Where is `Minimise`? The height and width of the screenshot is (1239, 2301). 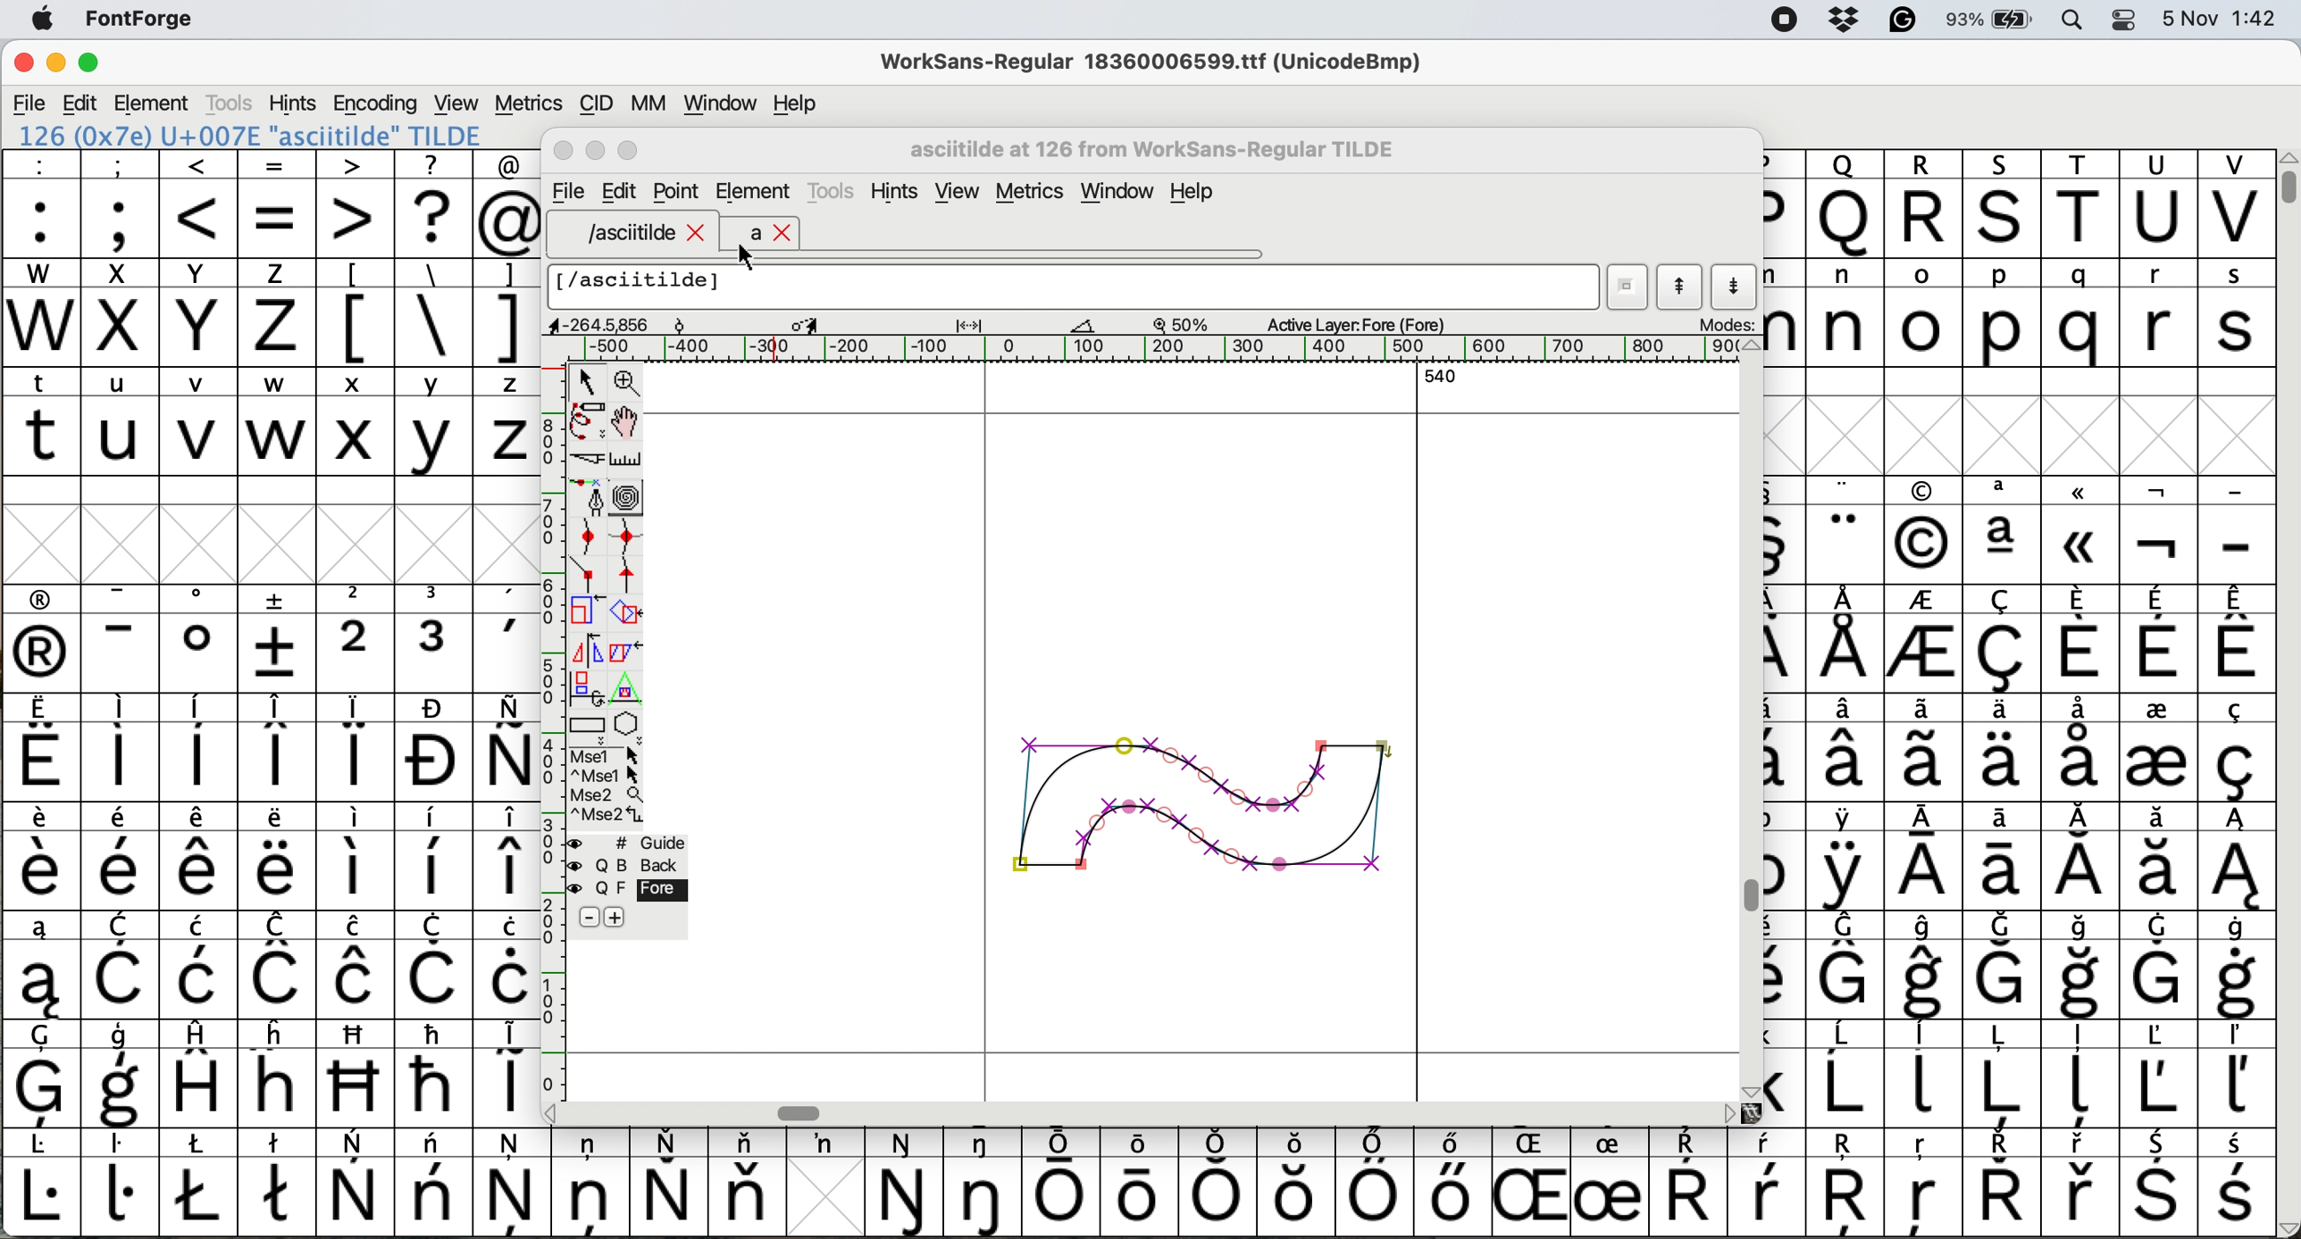
Minimise is located at coordinates (598, 151).